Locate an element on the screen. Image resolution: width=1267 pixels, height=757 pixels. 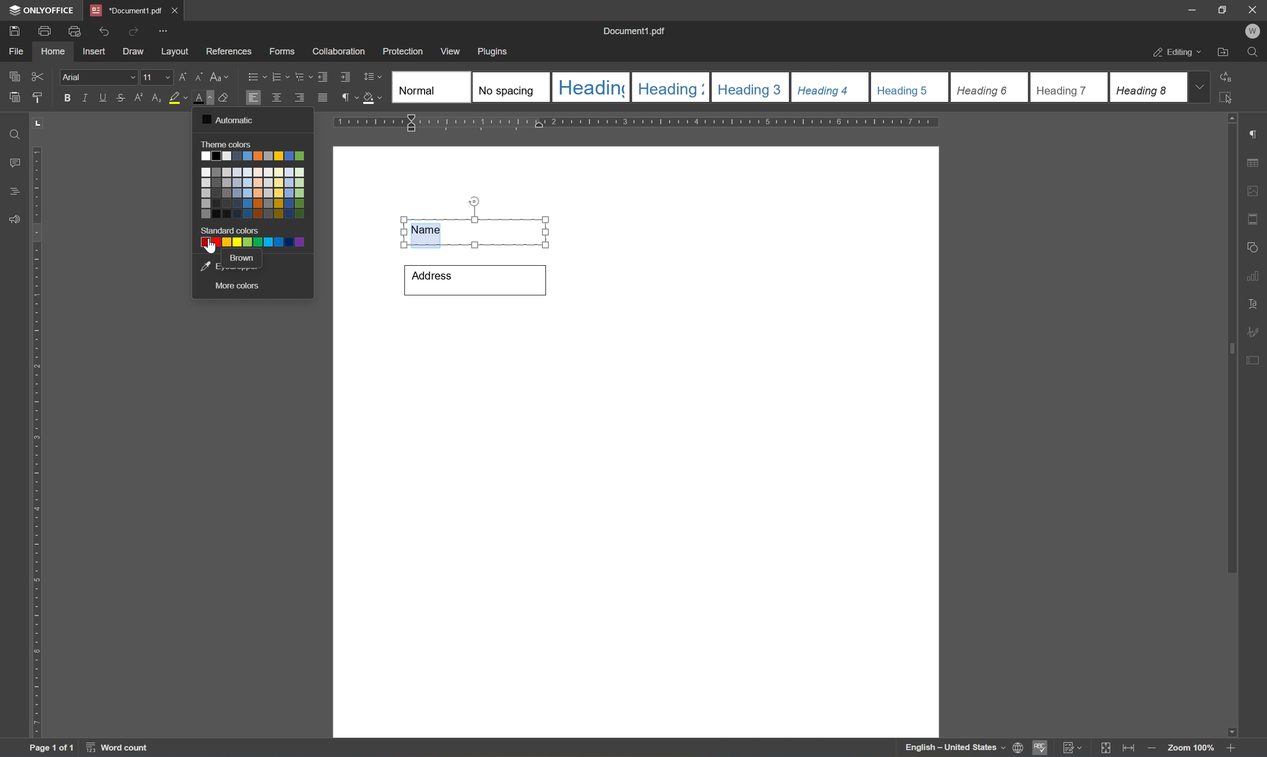
Address is located at coordinates (473, 280).